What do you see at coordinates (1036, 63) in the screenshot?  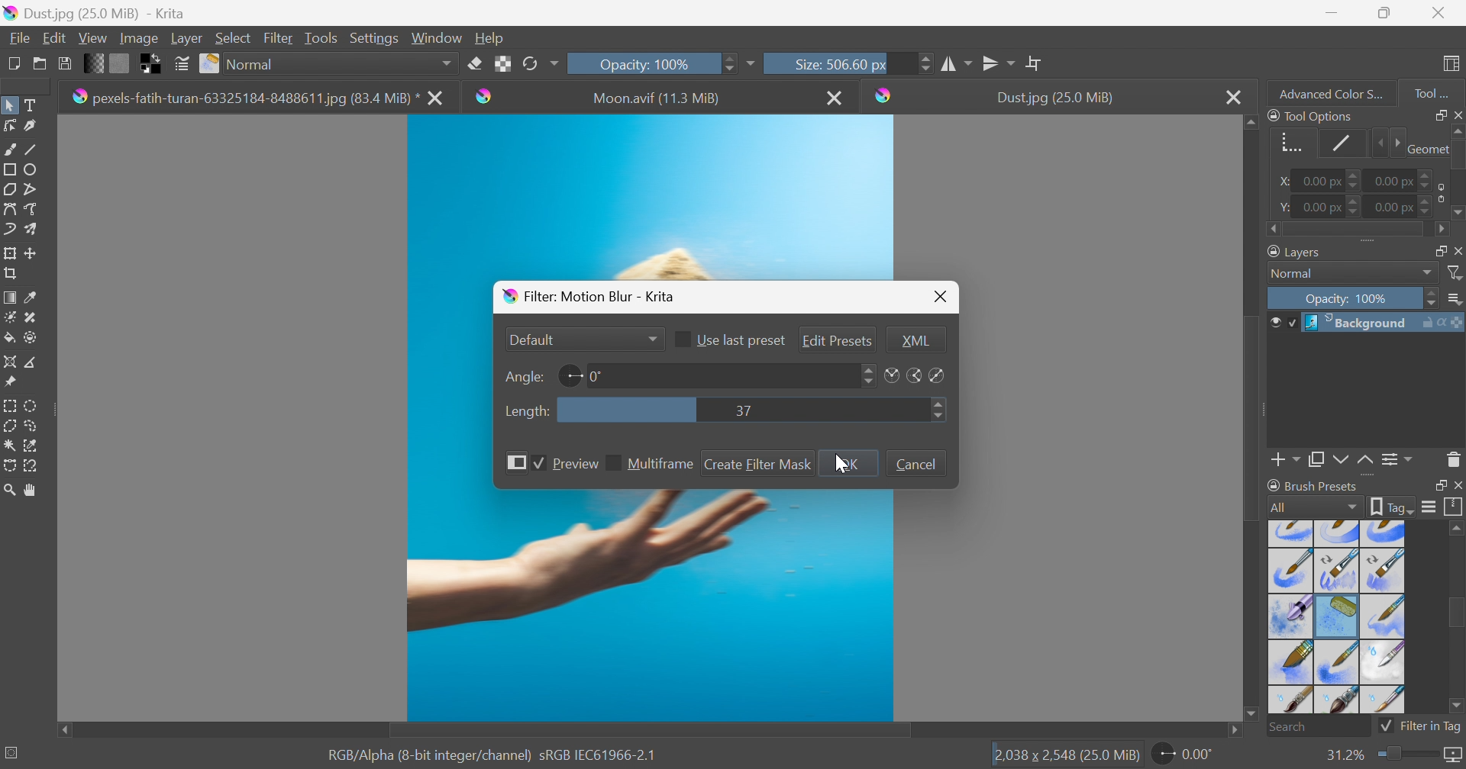 I see `Wrap around mode` at bounding box center [1036, 63].